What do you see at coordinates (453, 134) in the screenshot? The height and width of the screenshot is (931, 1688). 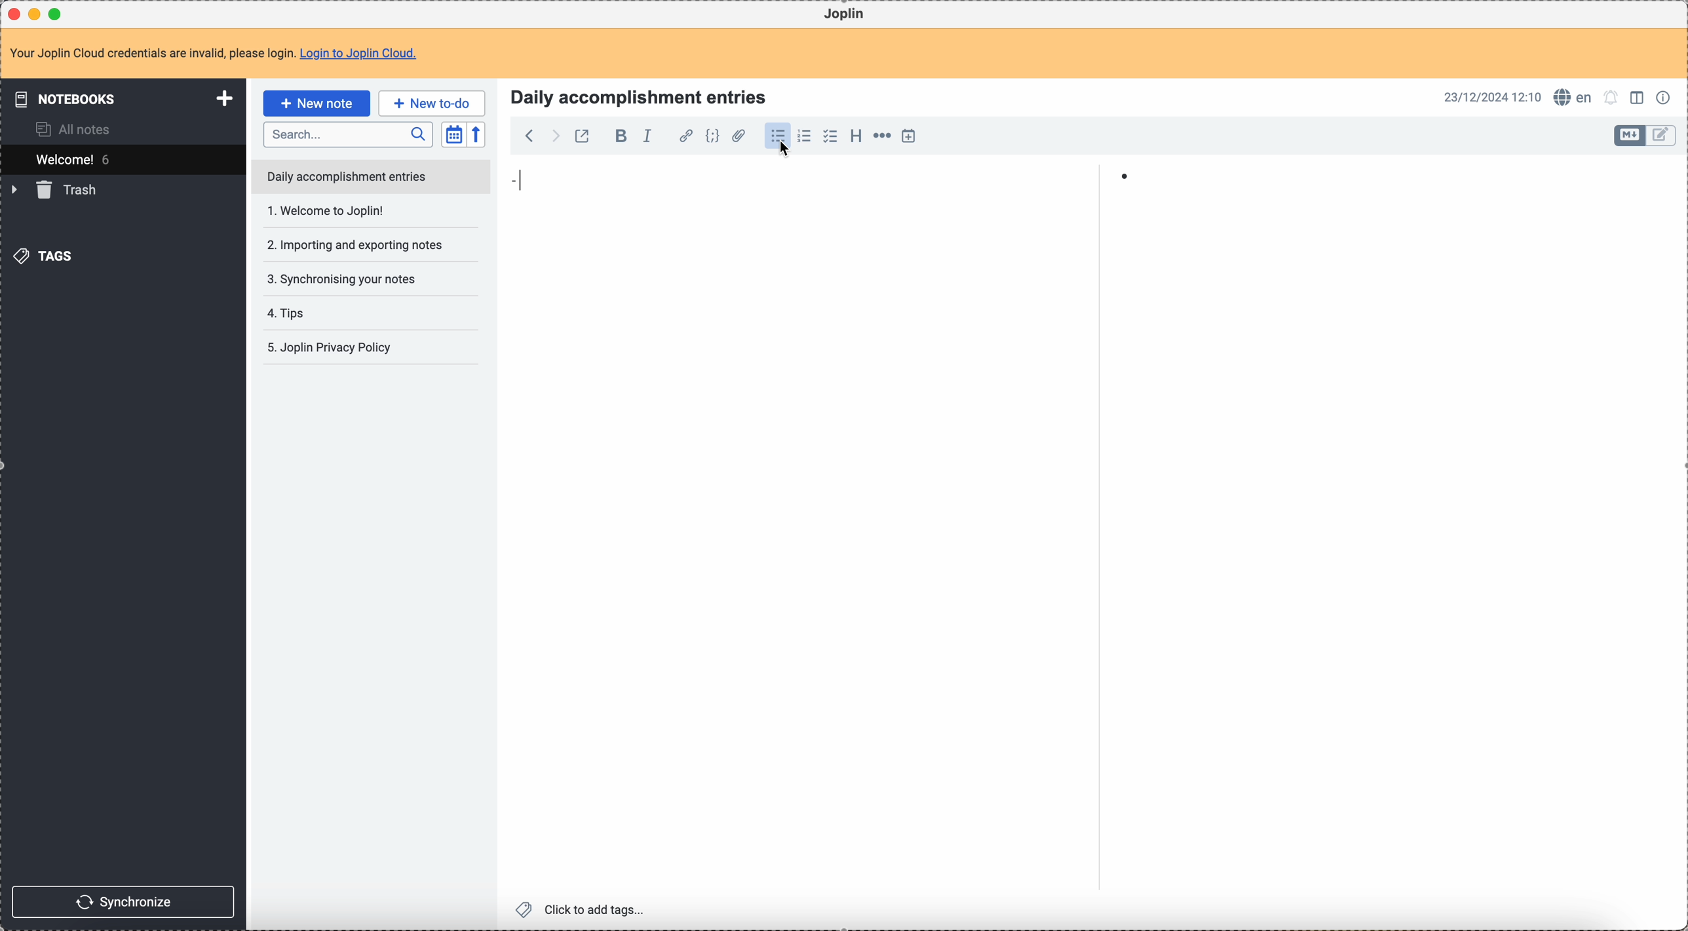 I see `toggle sort order field` at bounding box center [453, 134].